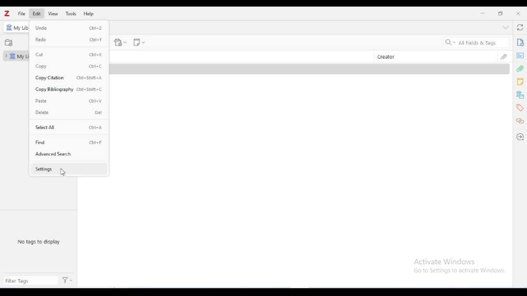  What do you see at coordinates (55, 89) in the screenshot?
I see `copy bibliography` at bounding box center [55, 89].